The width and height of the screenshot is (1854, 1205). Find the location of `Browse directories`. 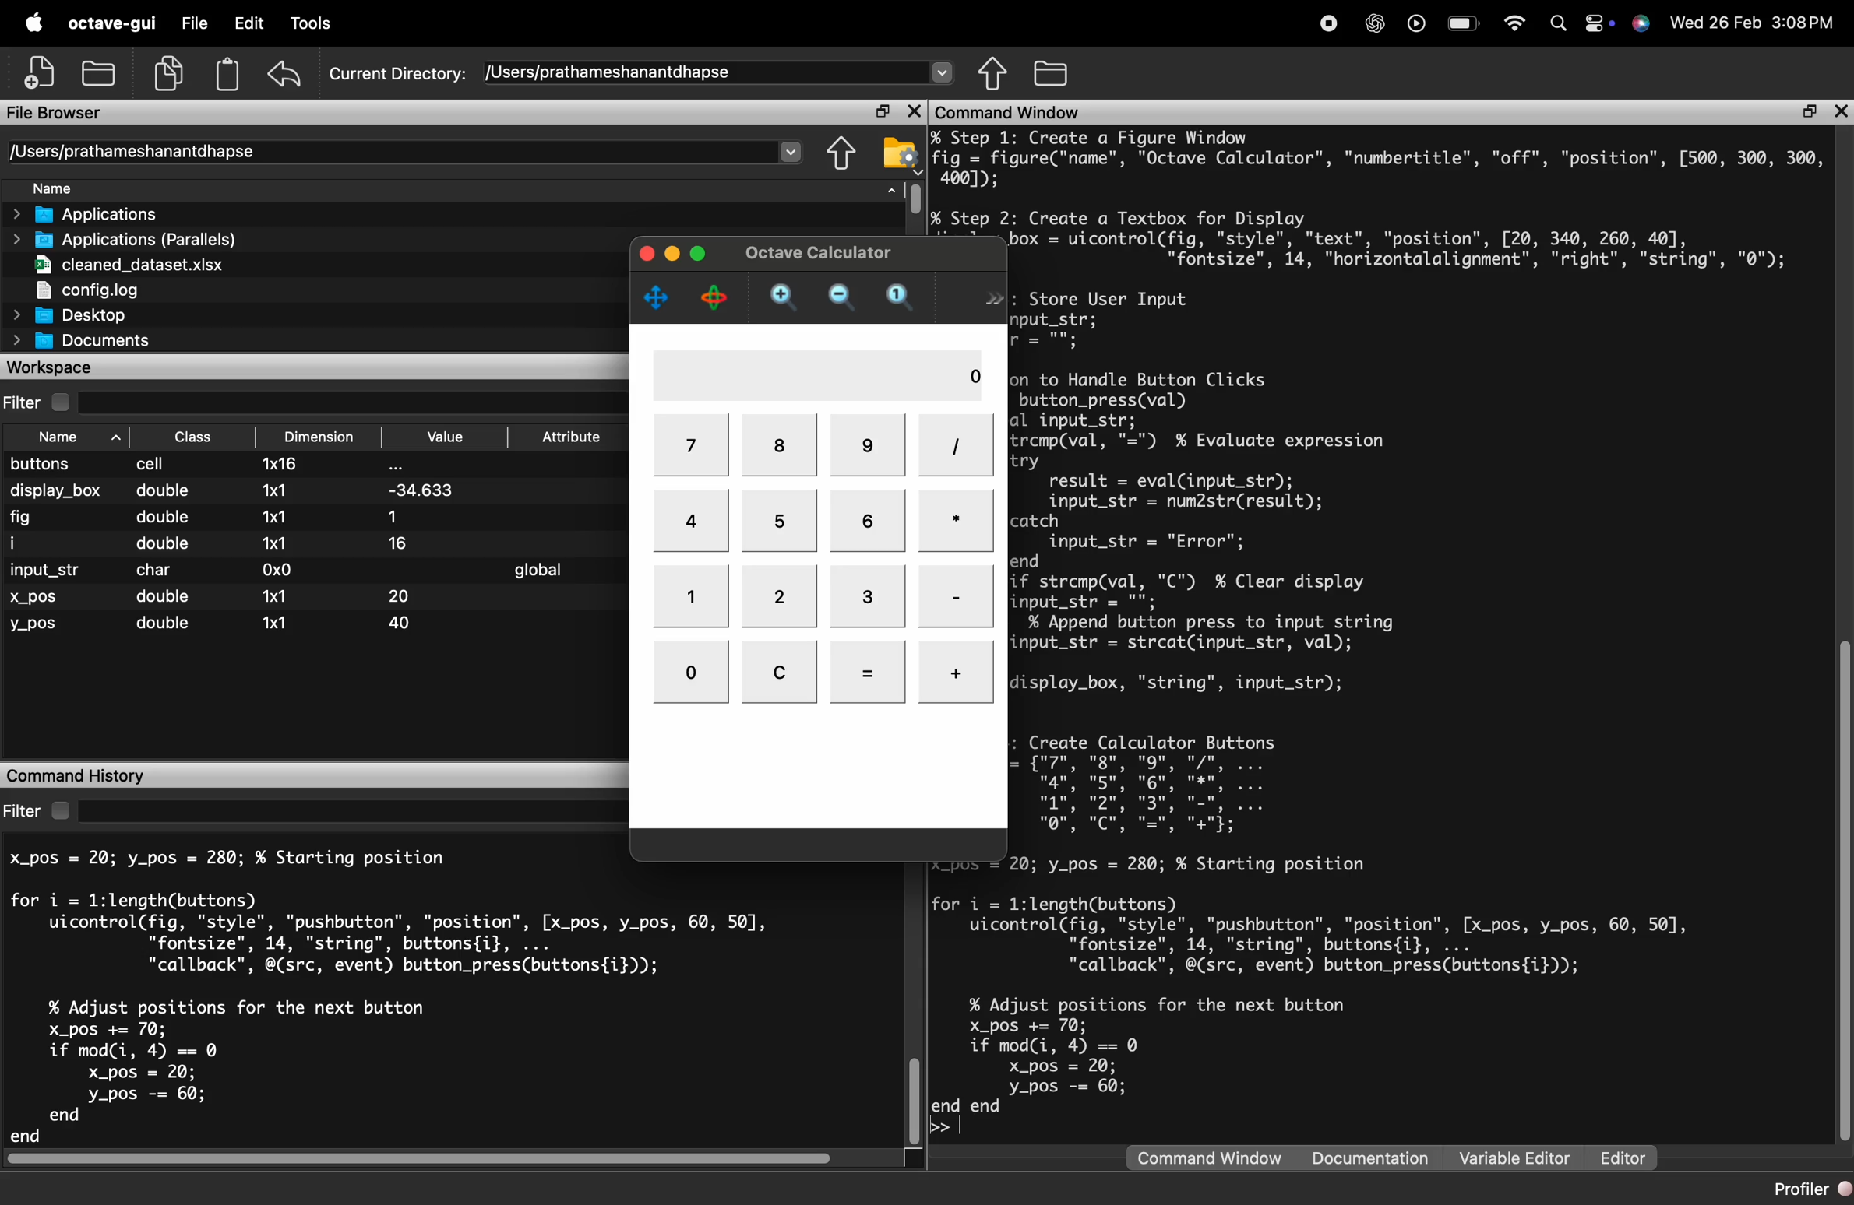

Browse directories is located at coordinates (991, 72).